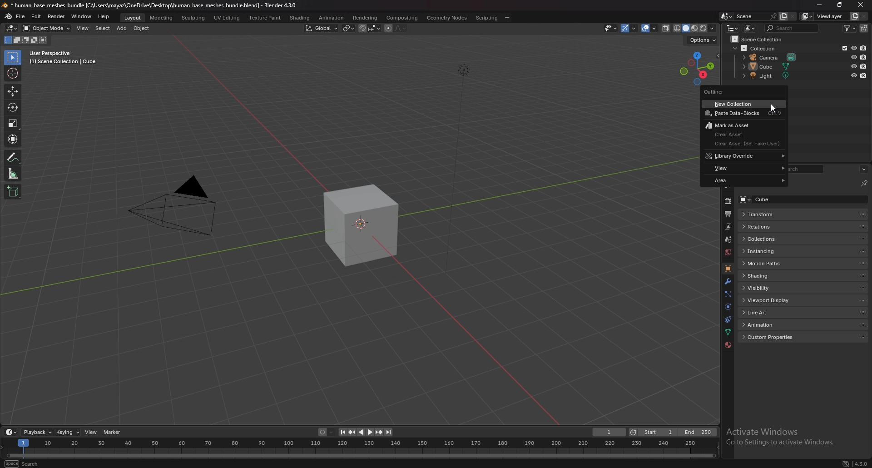 The image size is (872, 468). Describe the element at coordinates (742, 125) in the screenshot. I see `mark as asset` at that location.